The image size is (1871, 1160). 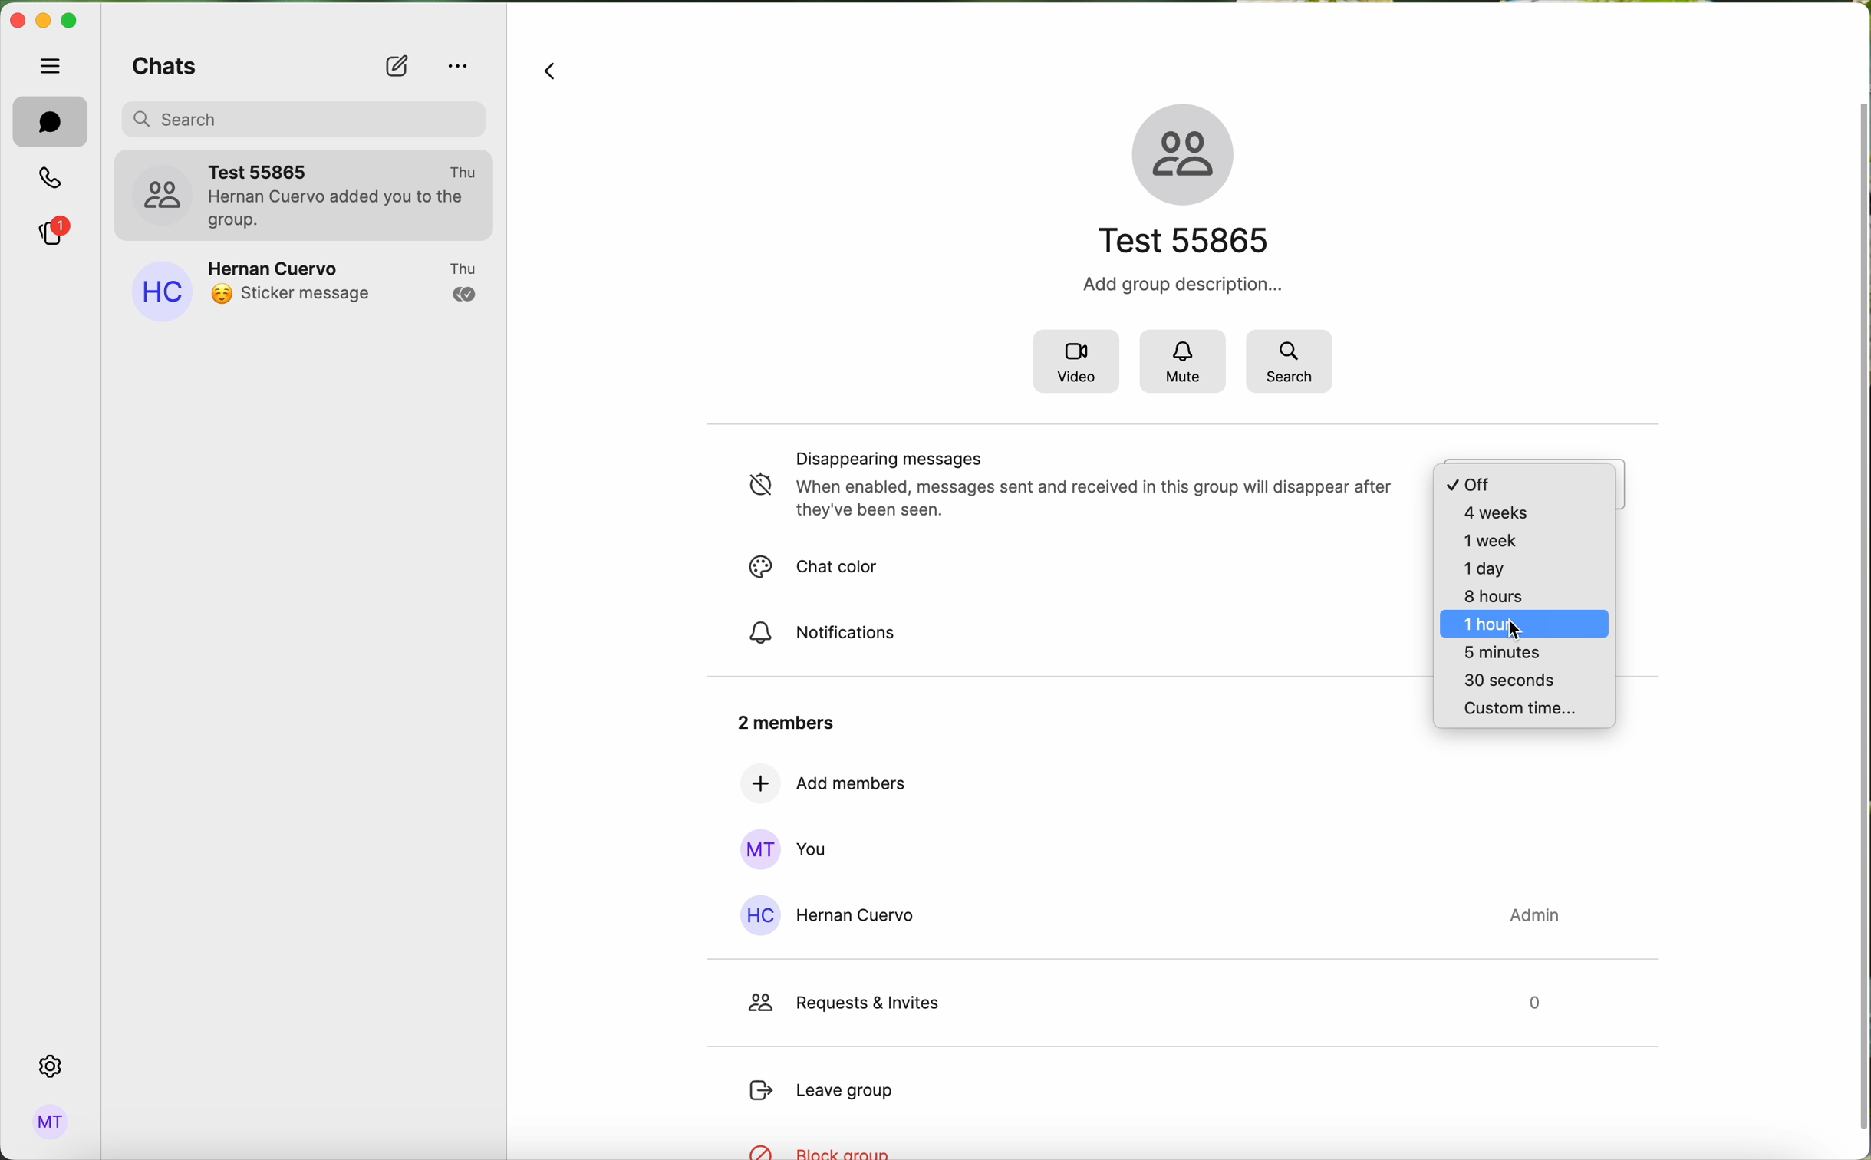 What do you see at coordinates (50, 121) in the screenshot?
I see `chats` at bounding box center [50, 121].